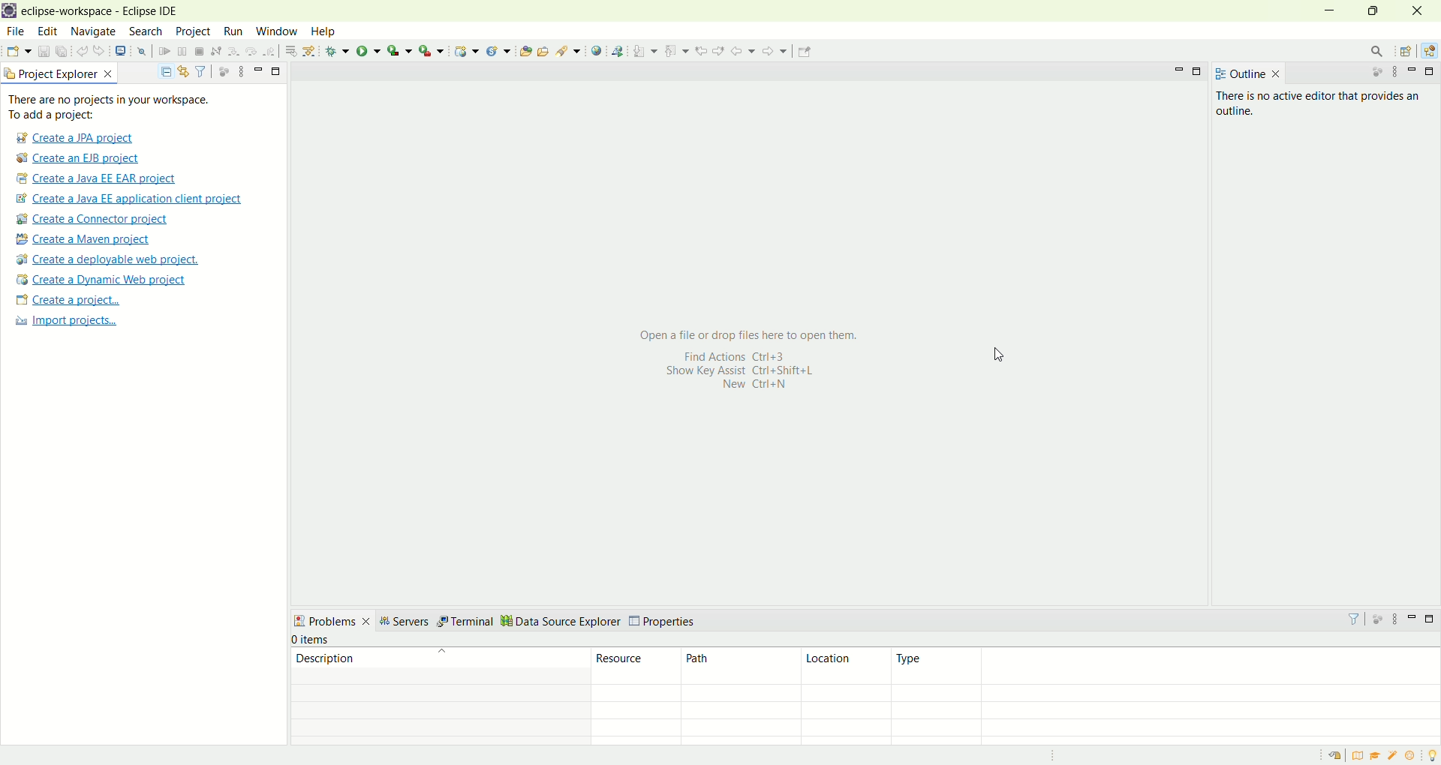  What do you see at coordinates (334, 619) in the screenshot?
I see `problems` at bounding box center [334, 619].